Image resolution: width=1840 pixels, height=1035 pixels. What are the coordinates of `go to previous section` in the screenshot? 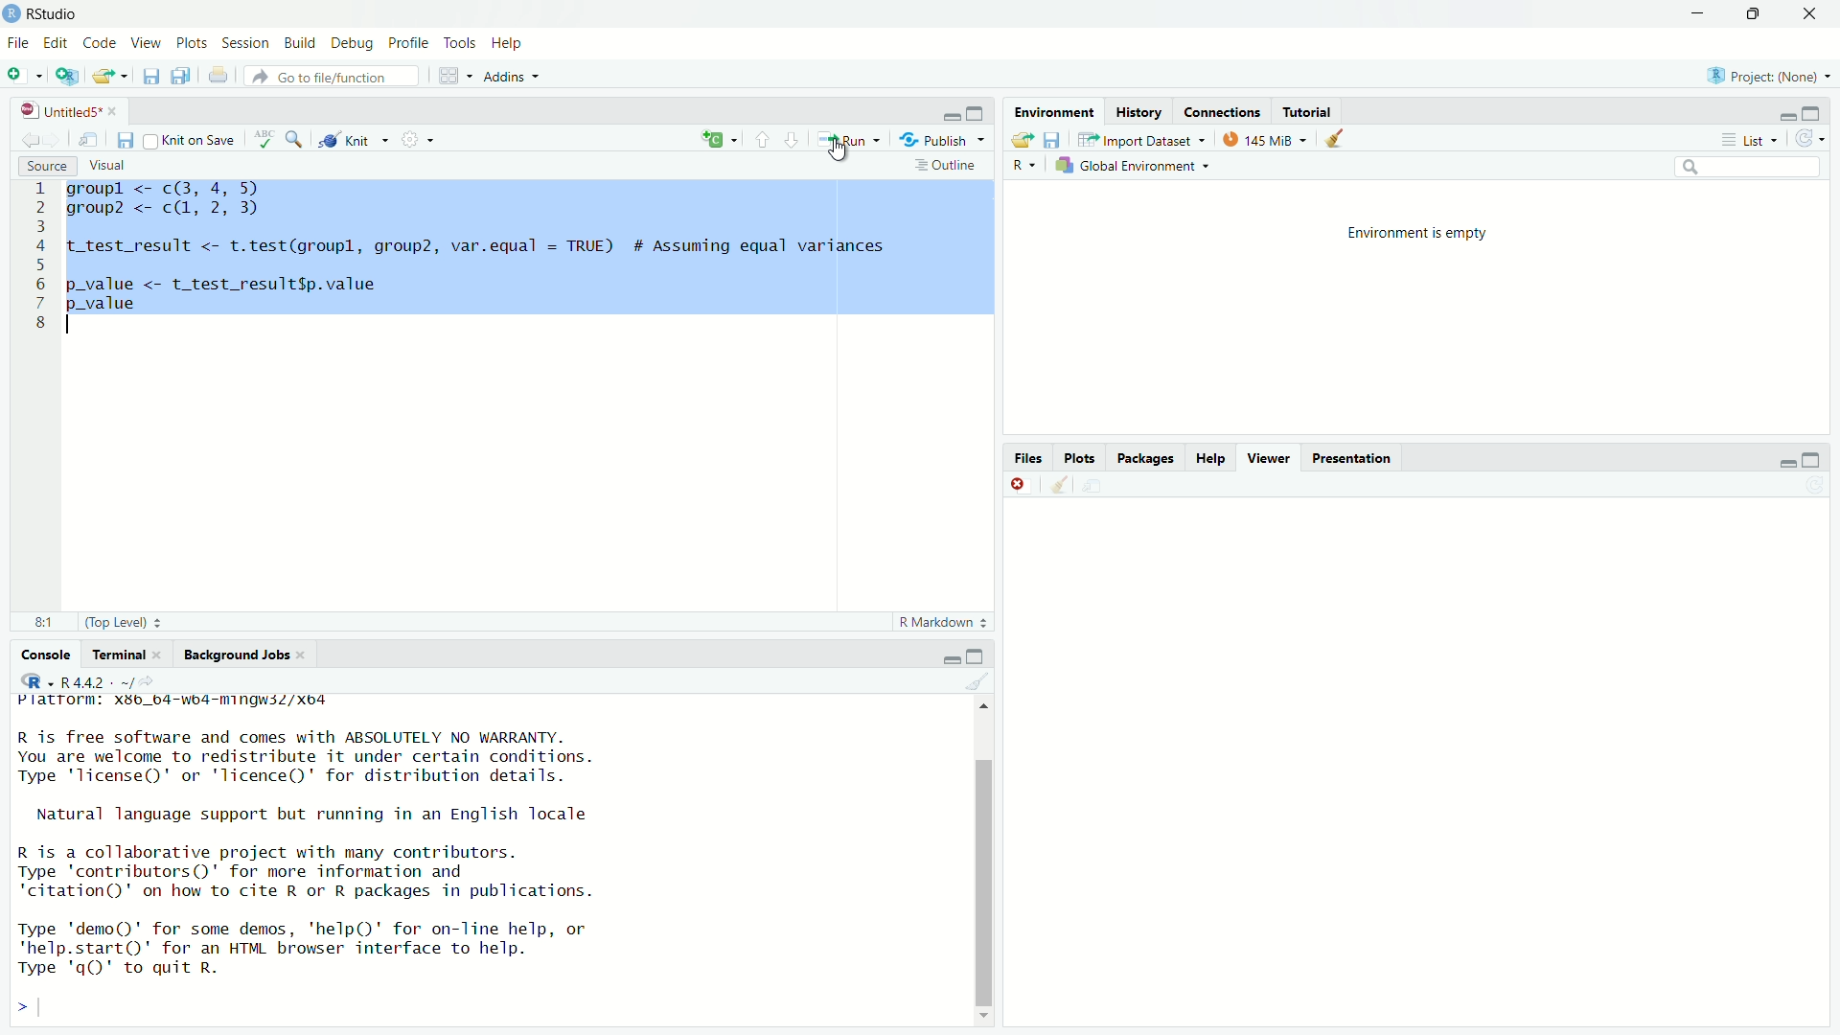 It's located at (762, 138).